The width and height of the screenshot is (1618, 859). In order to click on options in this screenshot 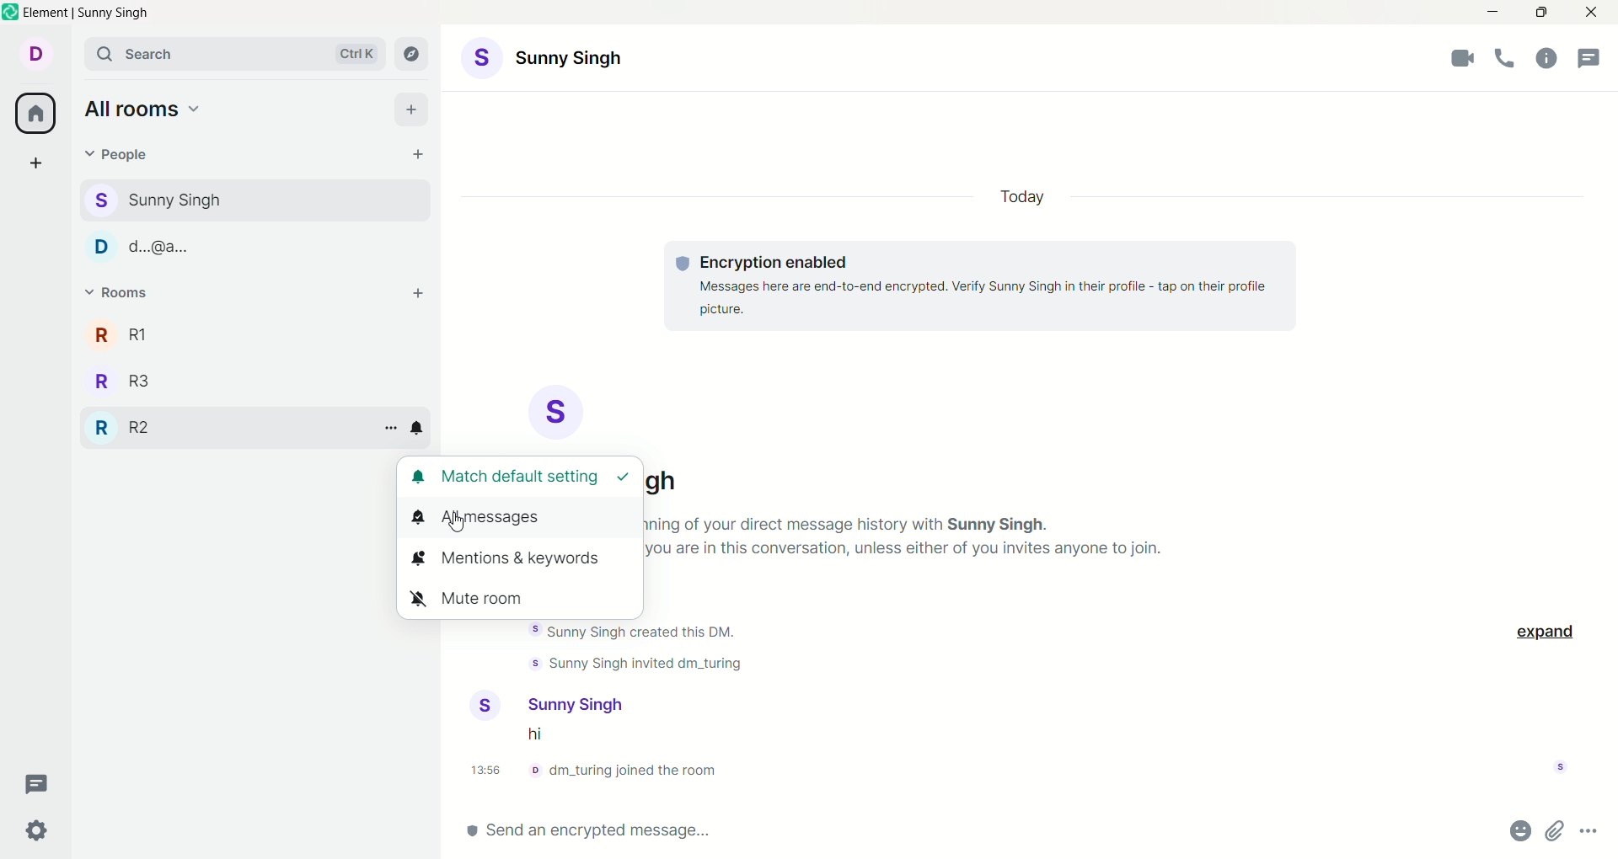, I will do `click(1589, 831)`.